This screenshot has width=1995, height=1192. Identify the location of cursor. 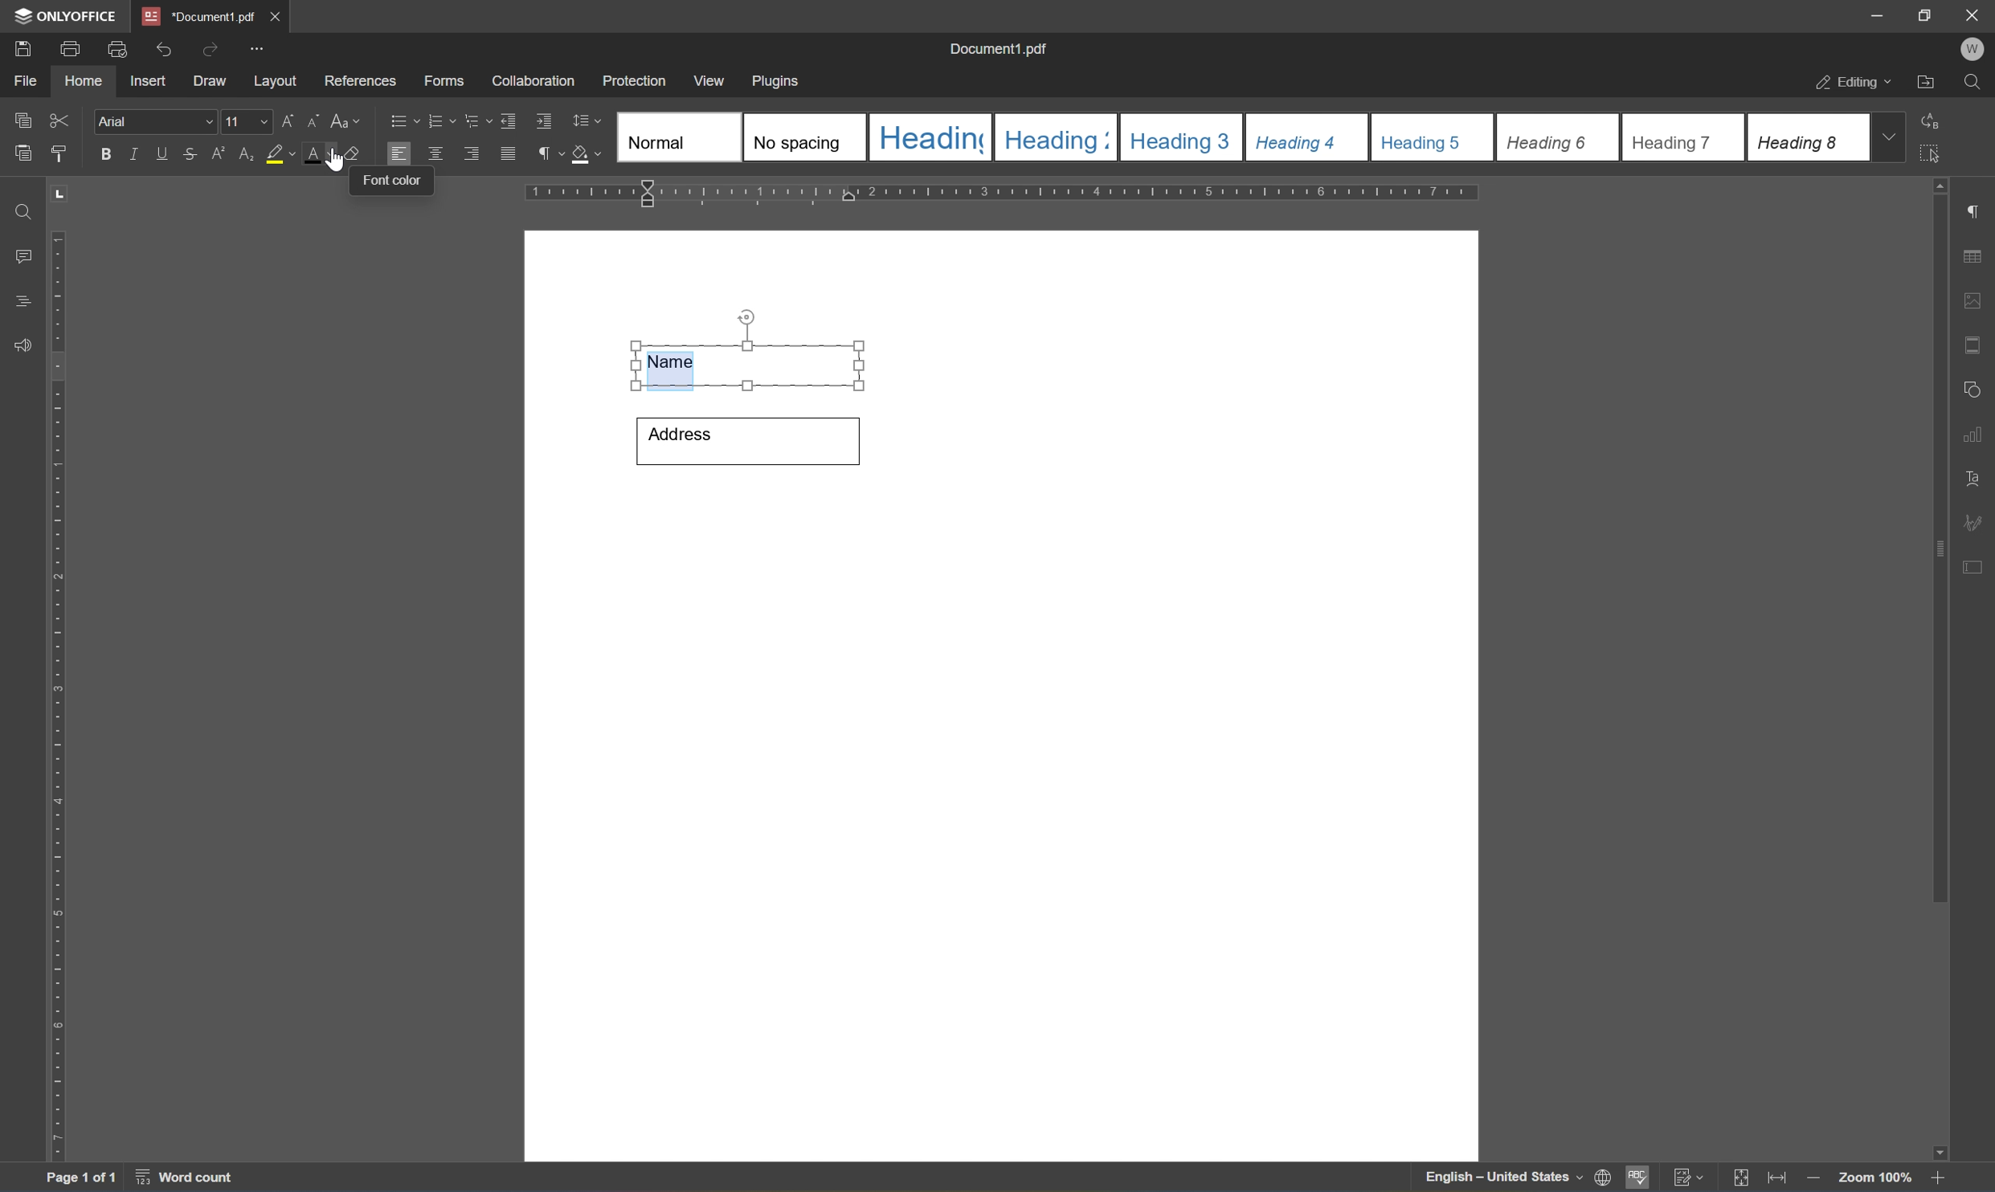
(333, 159).